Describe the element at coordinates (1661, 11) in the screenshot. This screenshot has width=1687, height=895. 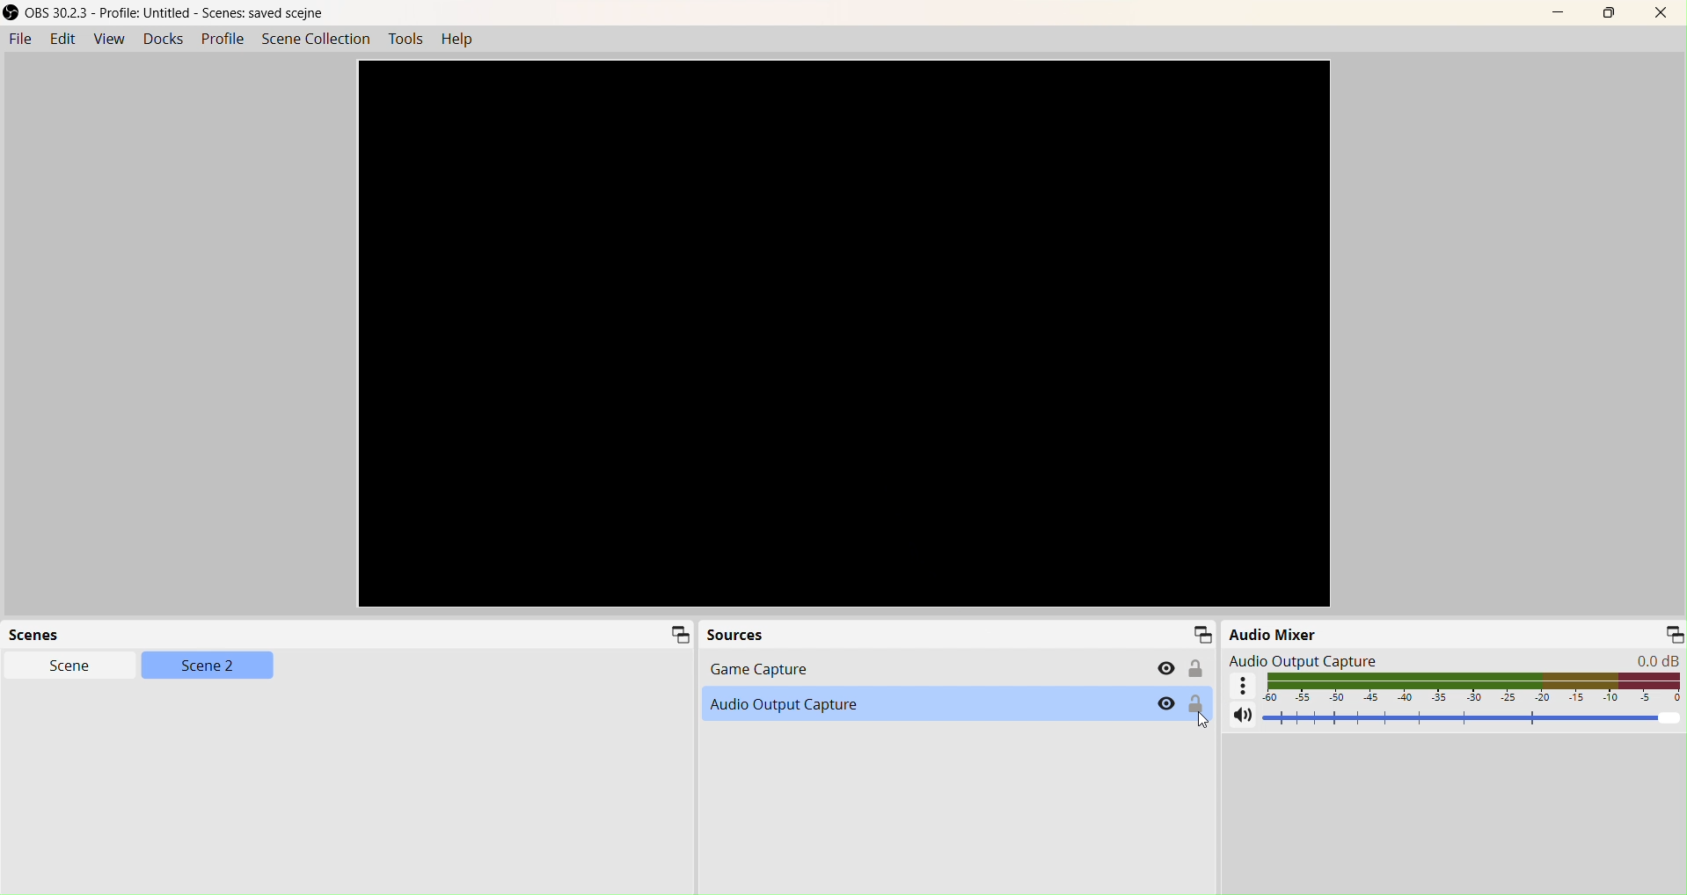
I see `Close` at that location.